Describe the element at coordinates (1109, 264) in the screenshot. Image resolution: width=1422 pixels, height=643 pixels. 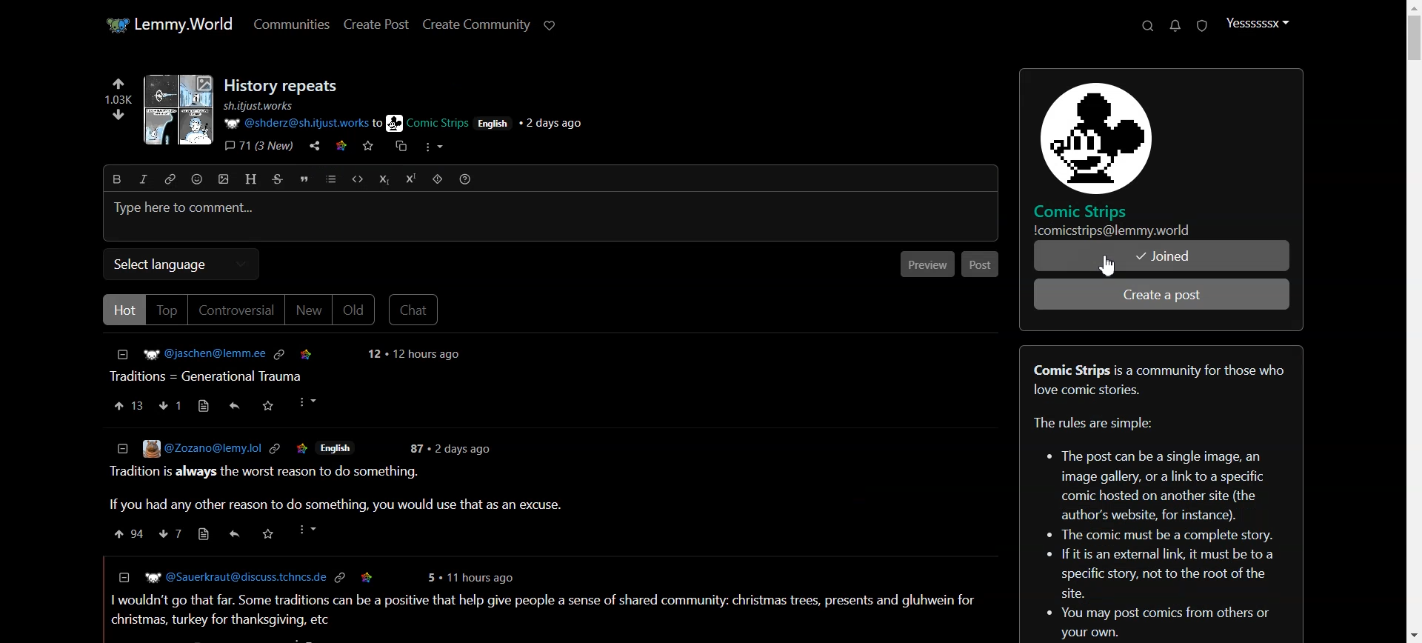
I see `Cursor` at that location.